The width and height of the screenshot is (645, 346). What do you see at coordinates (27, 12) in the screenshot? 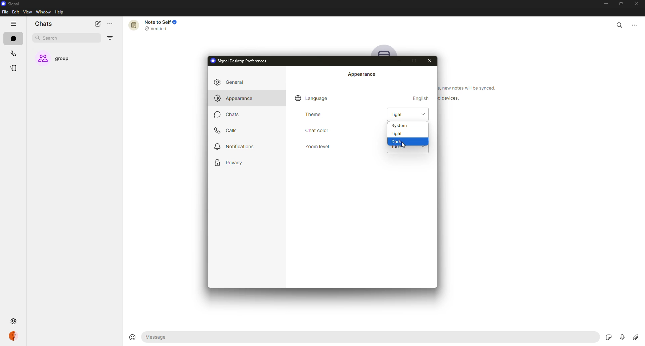
I see `view` at bounding box center [27, 12].